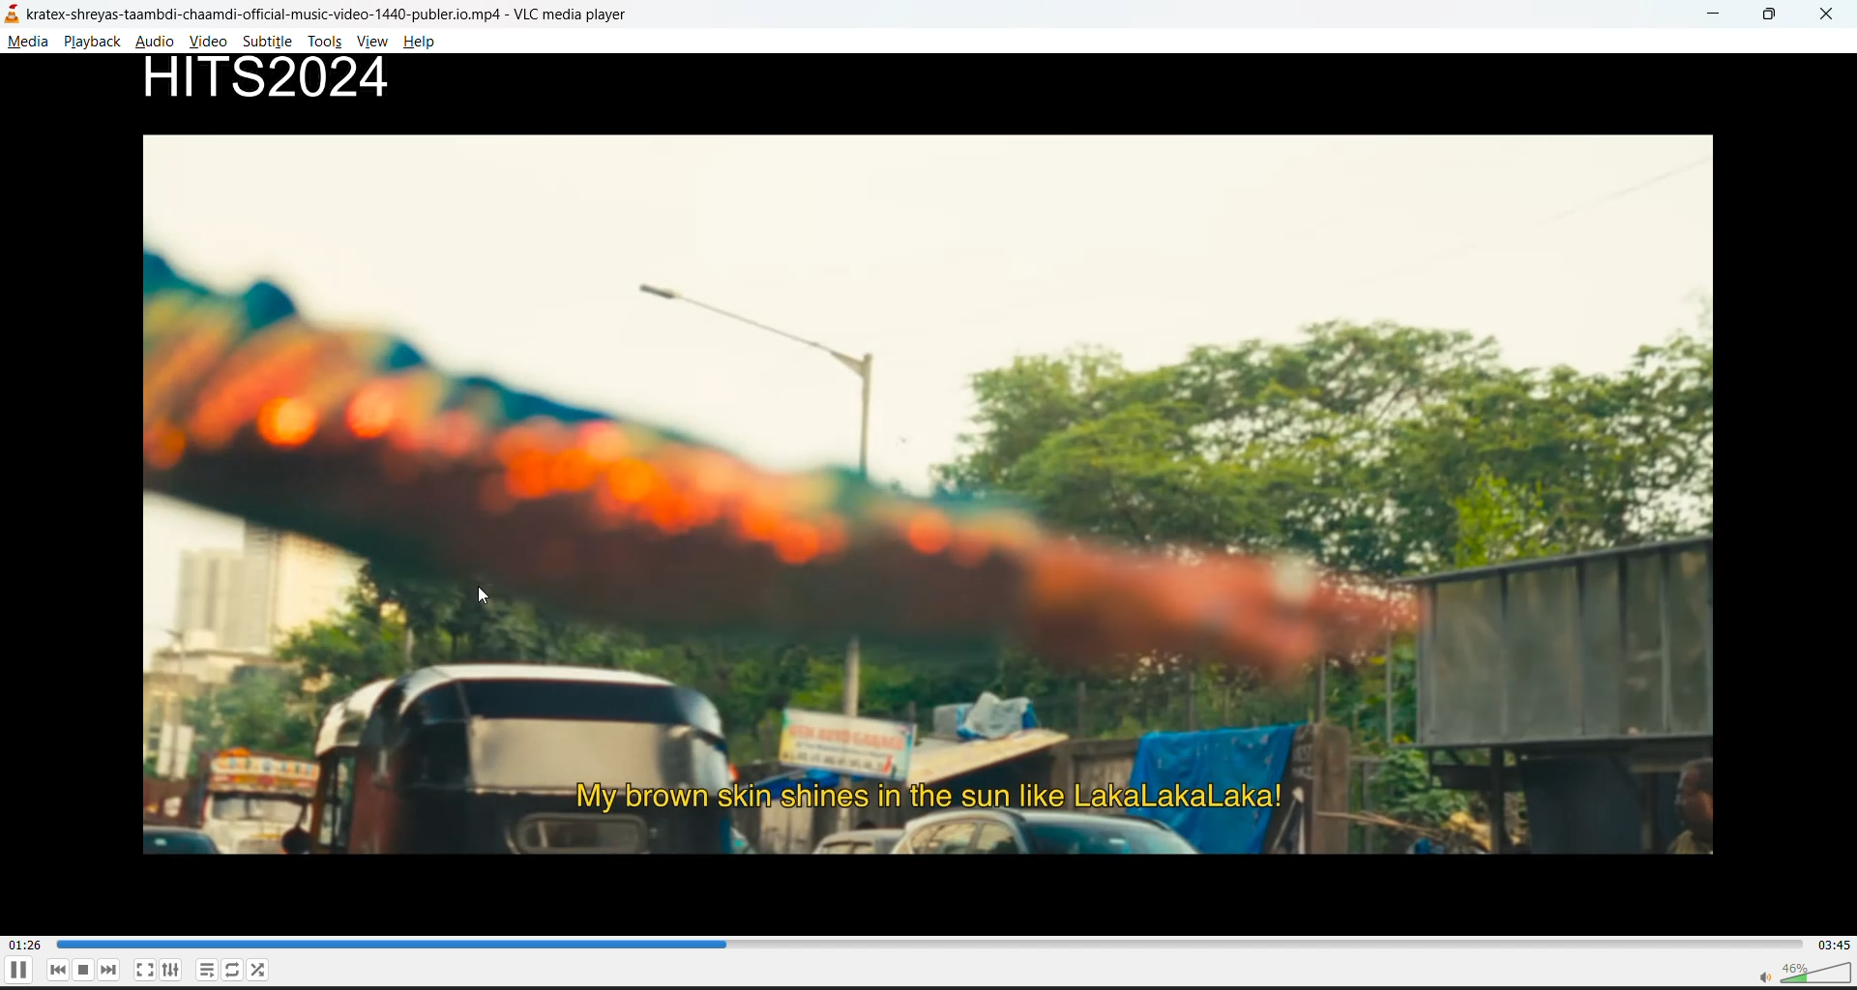 This screenshot has height=990, width=1857. What do you see at coordinates (145, 969) in the screenshot?
I see `full screen` at bounding box center [145, 969].